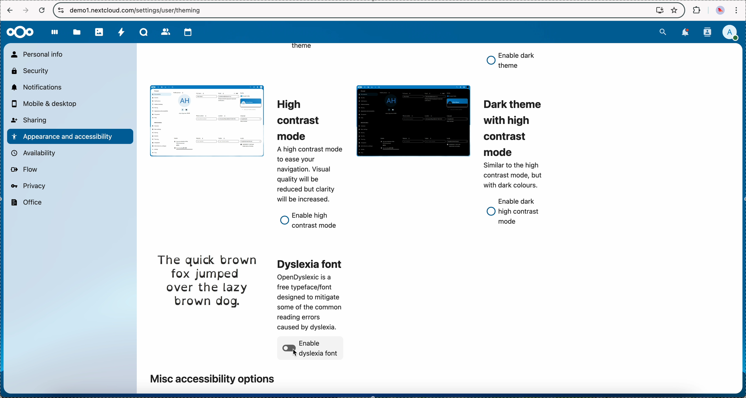 This screenshot has width=746, height=398. Describe the element at coordinates (27, 203) in the screenshot. I see `office` at that location.